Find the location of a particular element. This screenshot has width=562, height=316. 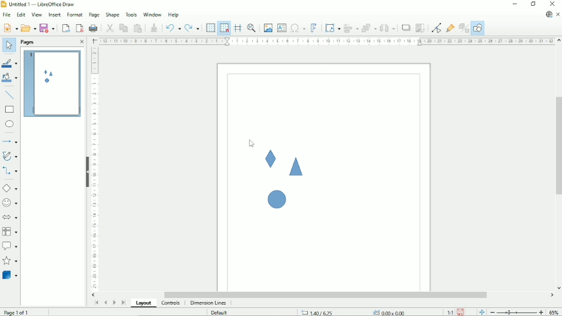

Vertical scrollbar is located at coordinates (557, 145).